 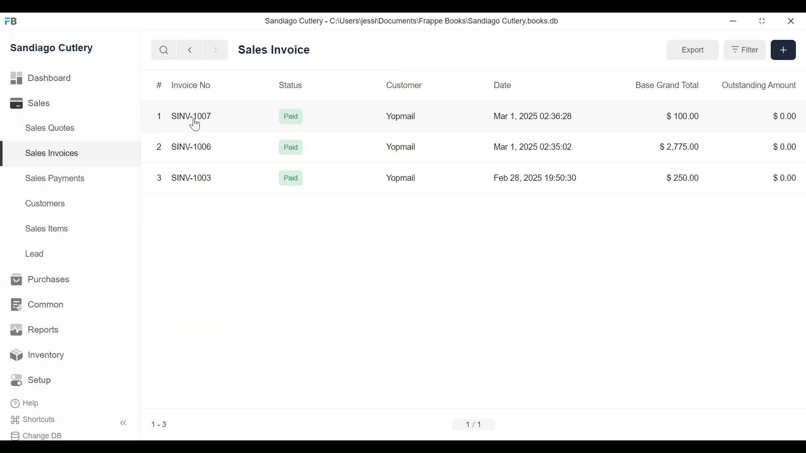 What do you see at coordinates (291, 148) in the screenshot?
I see `Paid` at bounding box center [291, 148].